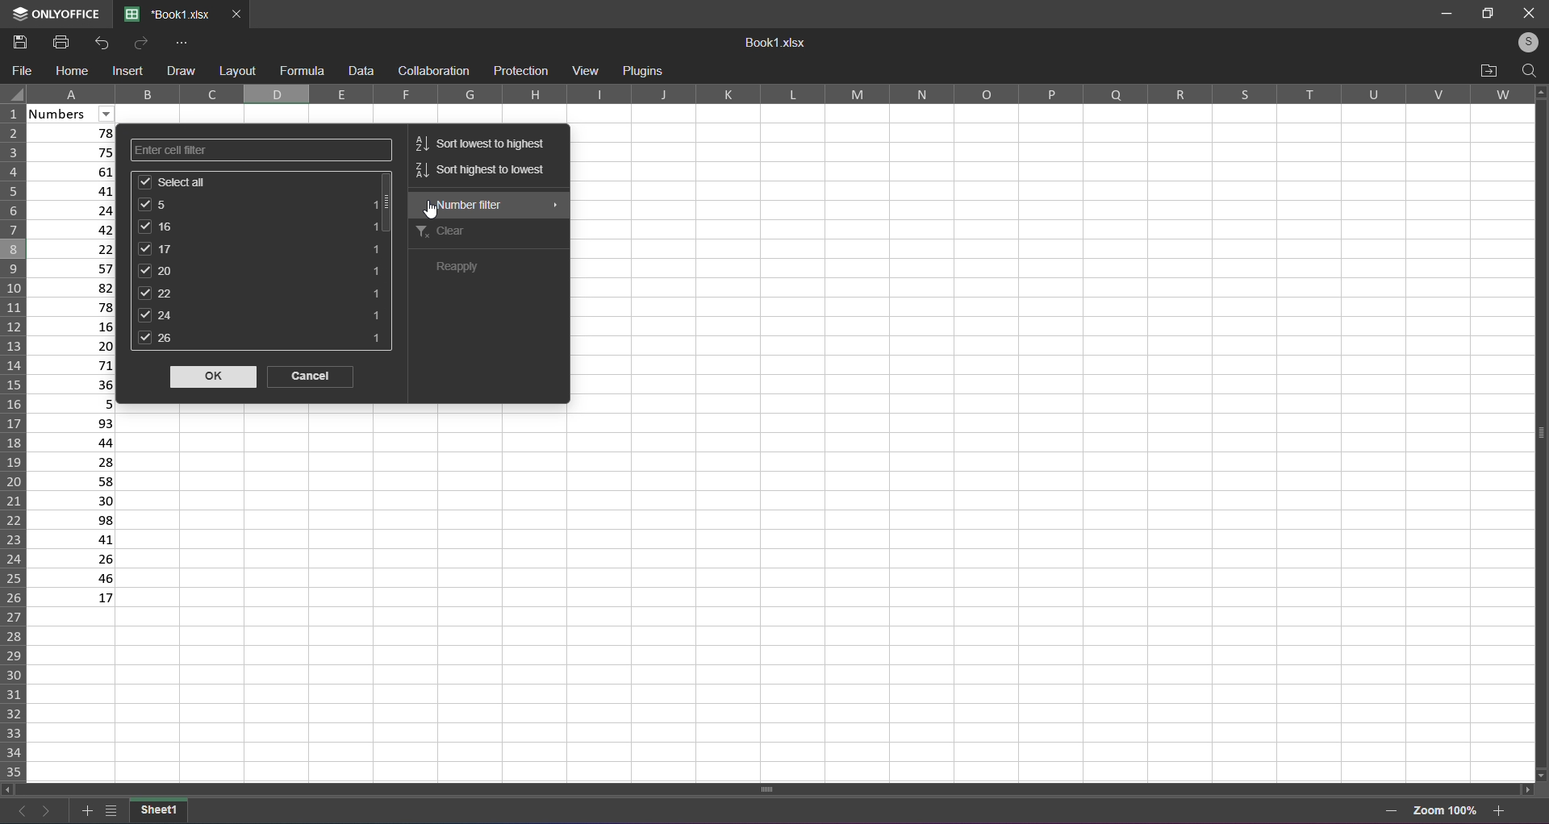  I want to click on cursor, so click(434, 211).